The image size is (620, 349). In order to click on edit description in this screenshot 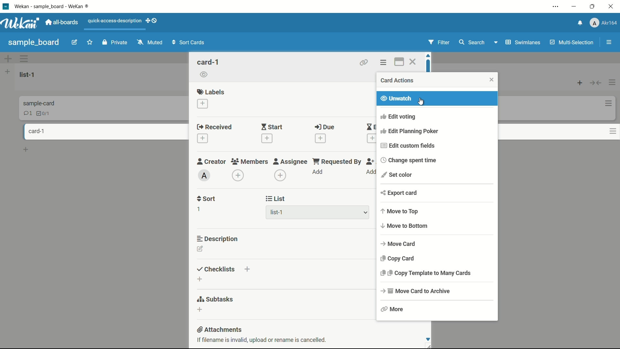, I will do `click(200, 249)`.